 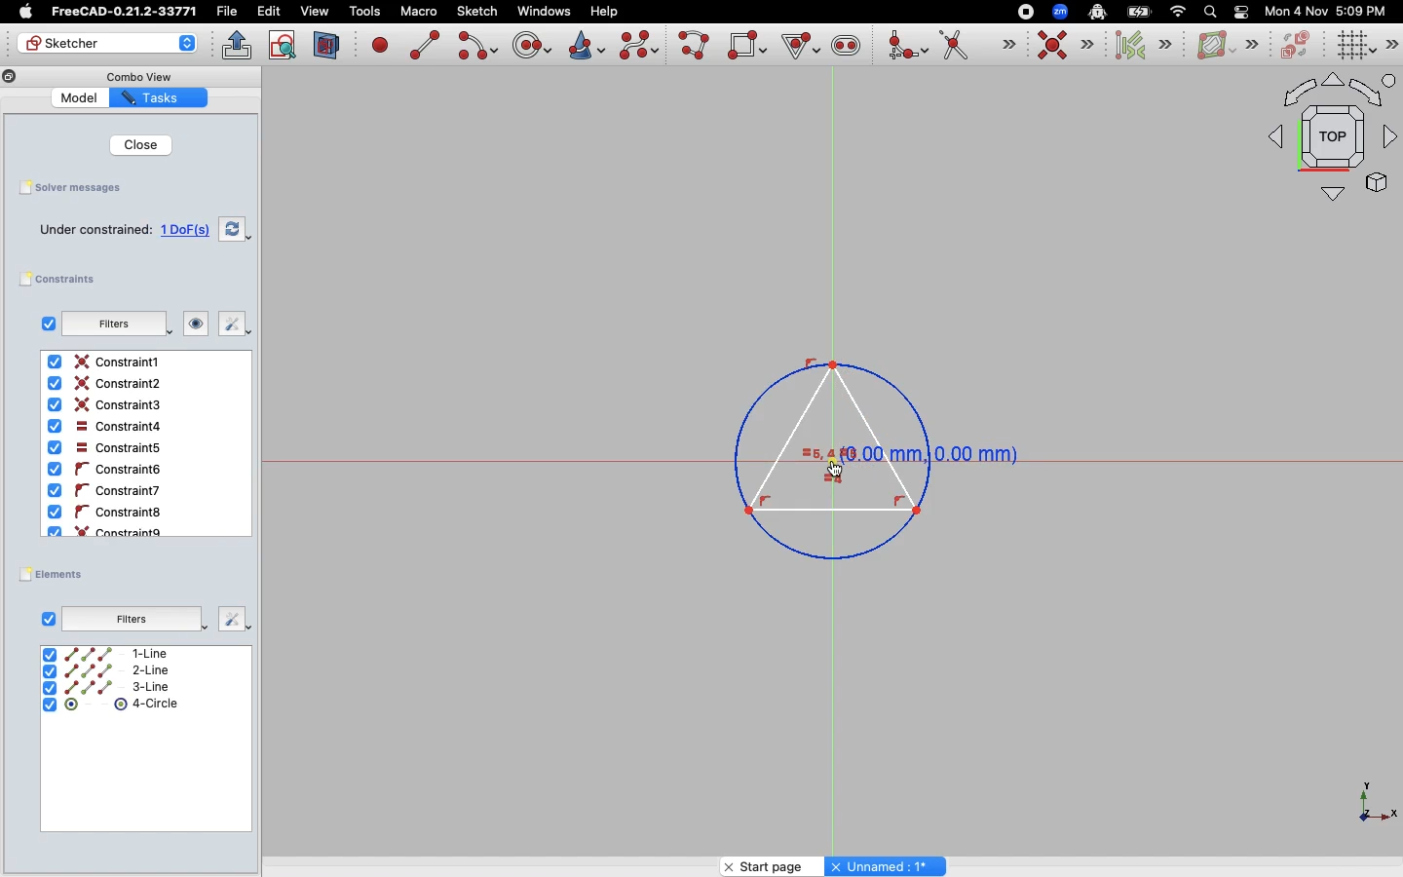 What do you see at coordinates (233, 618) in the screenshot?
I see `Fix` at bounding box center [233, 618].